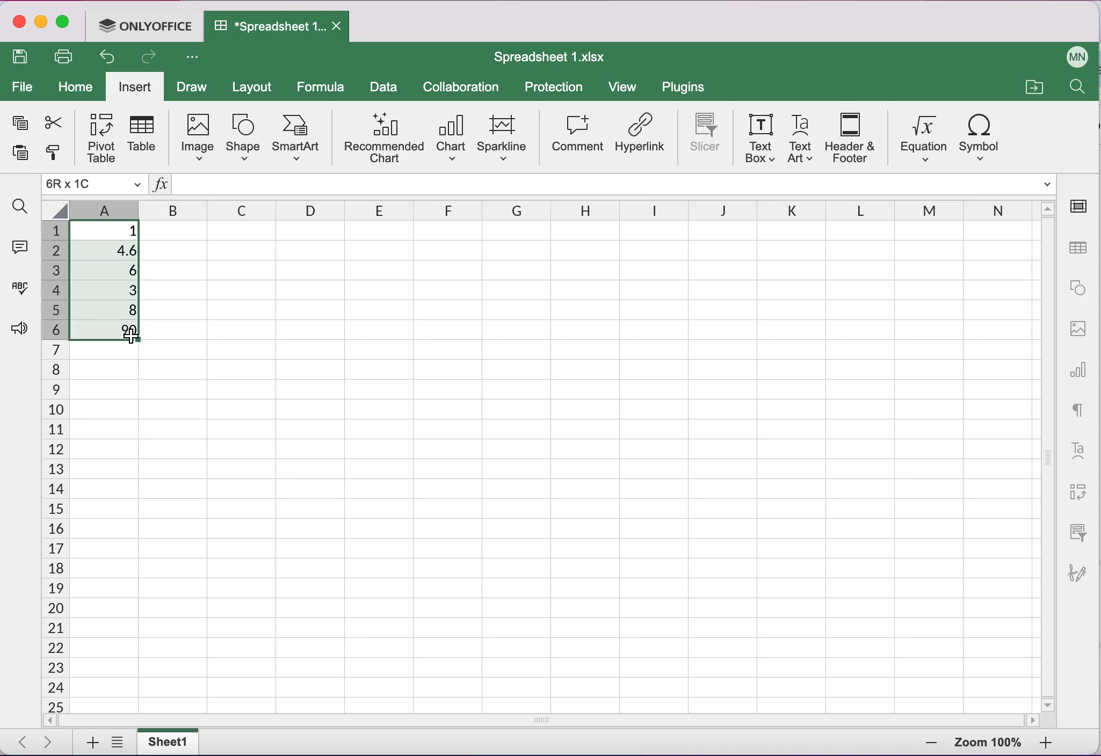 This screenshot has width=1101, height=756. I want to click on close, so click(19, 26).